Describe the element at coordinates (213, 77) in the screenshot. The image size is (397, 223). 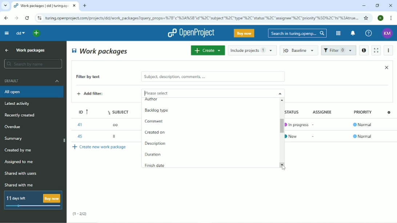
I see `subject, description, comments` at that location.